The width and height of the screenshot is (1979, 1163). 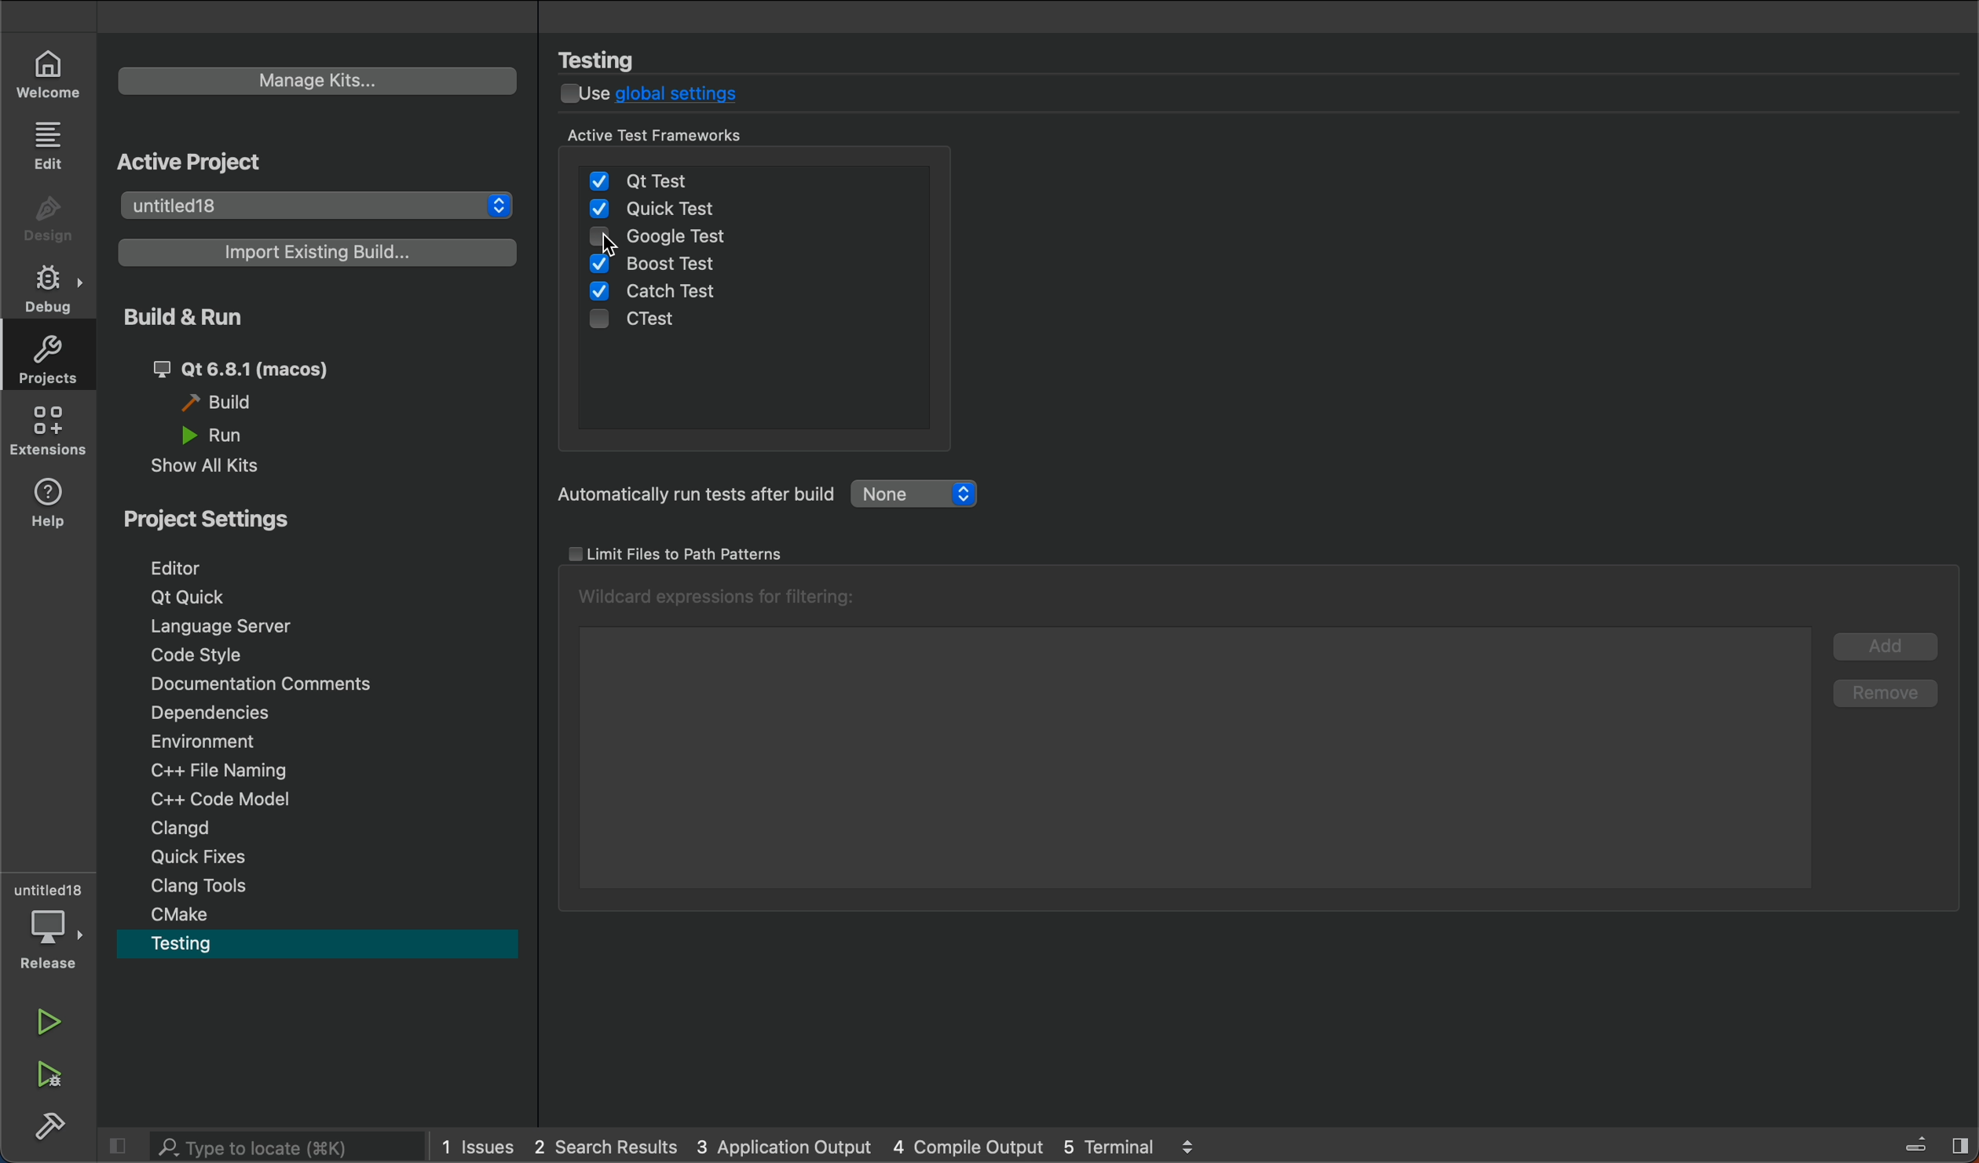 I want to click on search, so click(x=258, y=1150).